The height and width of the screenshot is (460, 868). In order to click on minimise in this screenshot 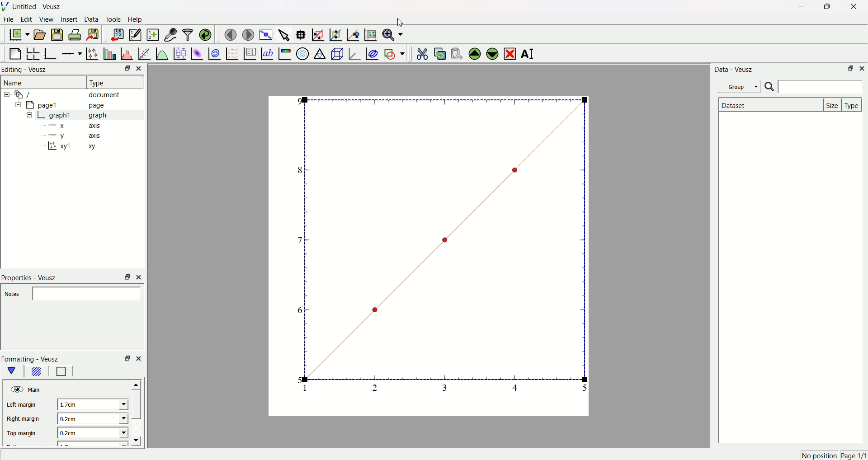, I will do `click(125, 277)`.